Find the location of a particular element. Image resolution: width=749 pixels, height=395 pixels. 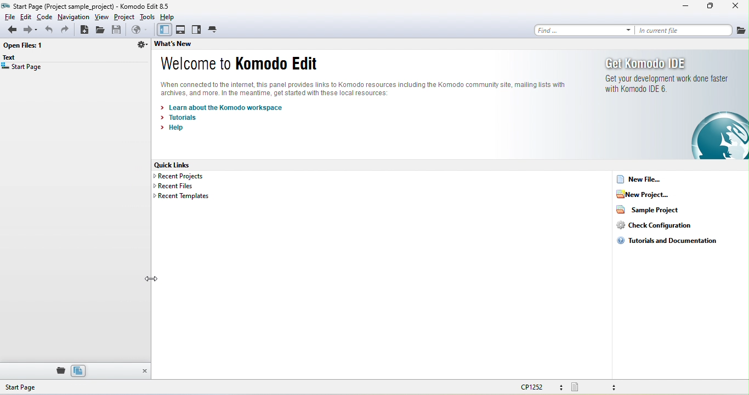

tutorials is located at coordinates (183, 118).